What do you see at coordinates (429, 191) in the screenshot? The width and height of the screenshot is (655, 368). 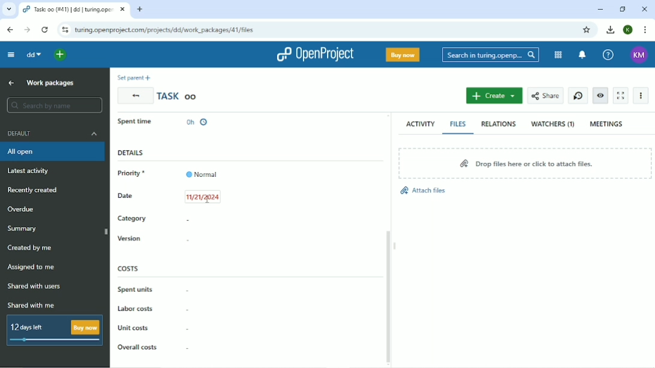 I see `Attach files` at bounding box center [429, 191].